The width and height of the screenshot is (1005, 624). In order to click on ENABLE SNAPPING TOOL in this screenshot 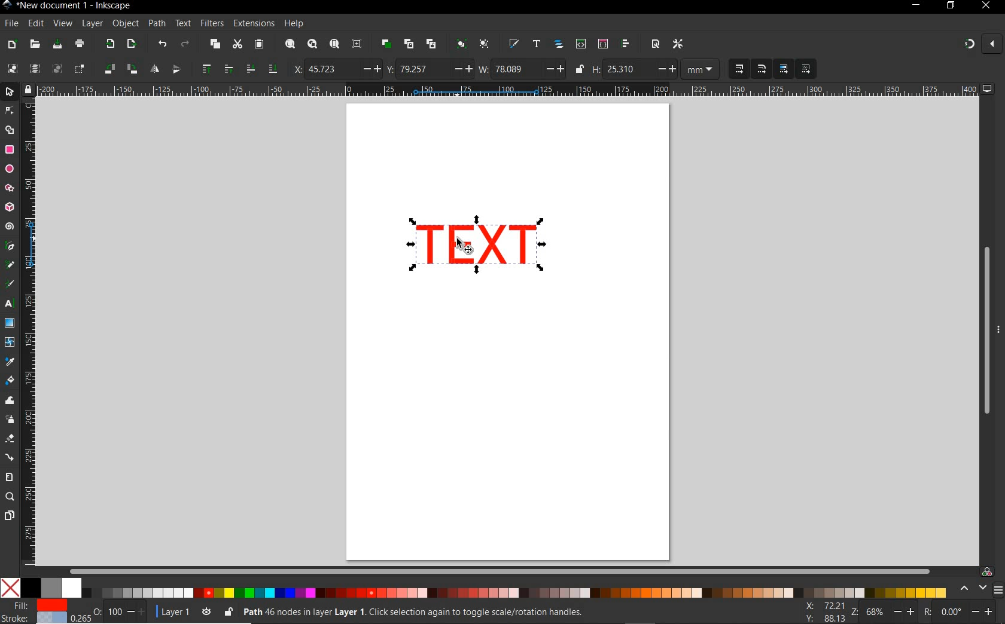, I will do `click(982, 44)`.